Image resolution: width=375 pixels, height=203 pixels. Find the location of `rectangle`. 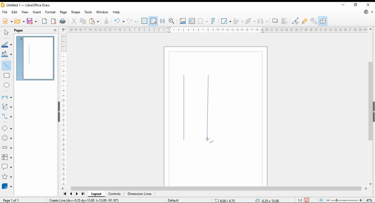

rectangle is located at coordinates (7, 76).